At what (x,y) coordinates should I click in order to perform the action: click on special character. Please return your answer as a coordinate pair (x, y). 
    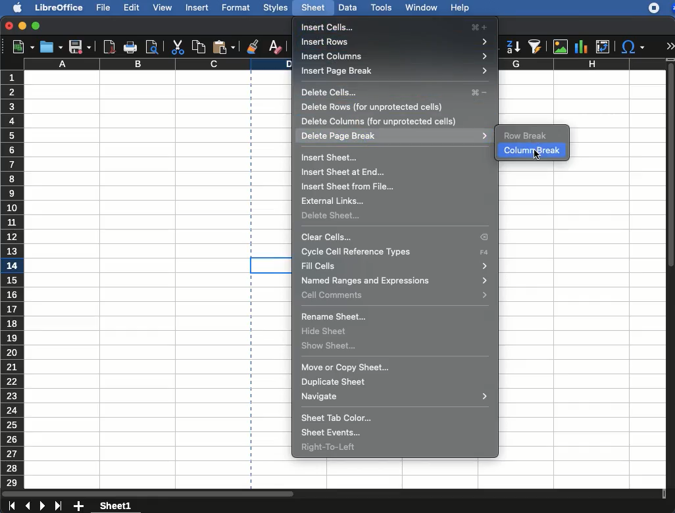
    Looking at the image, I should click on (633, 47).